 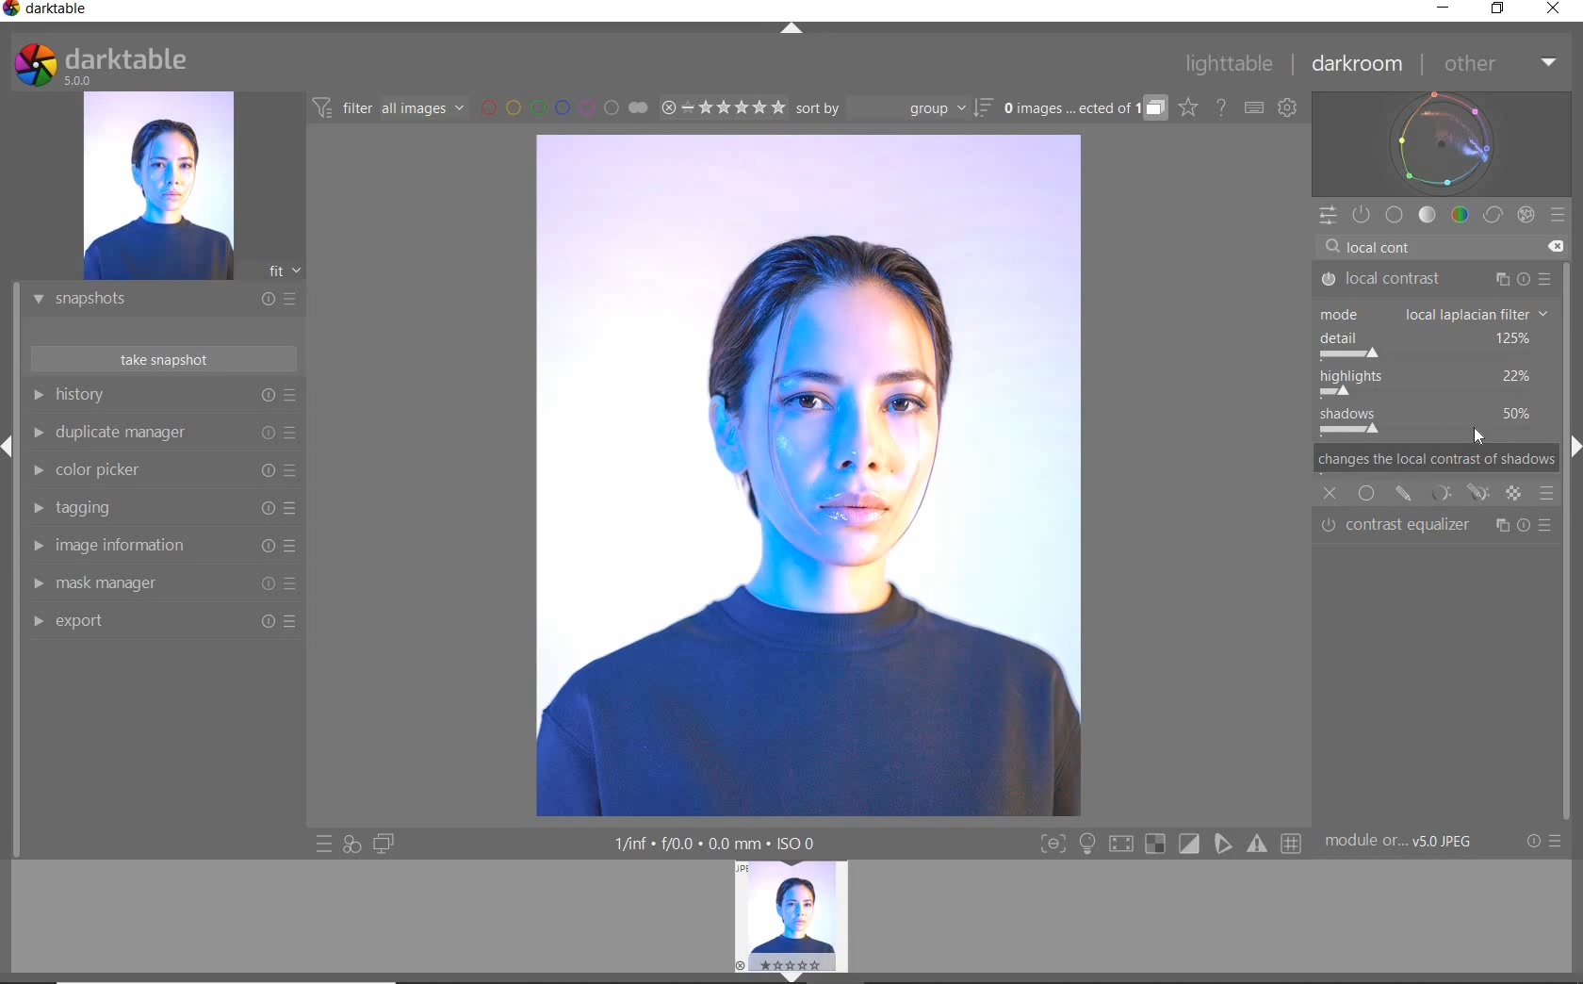 What do you see at coordinates (1085, 109) in the screenshot?
I see `EXPAND GROUPED IMAGES` at bounding box center [1085, 109].